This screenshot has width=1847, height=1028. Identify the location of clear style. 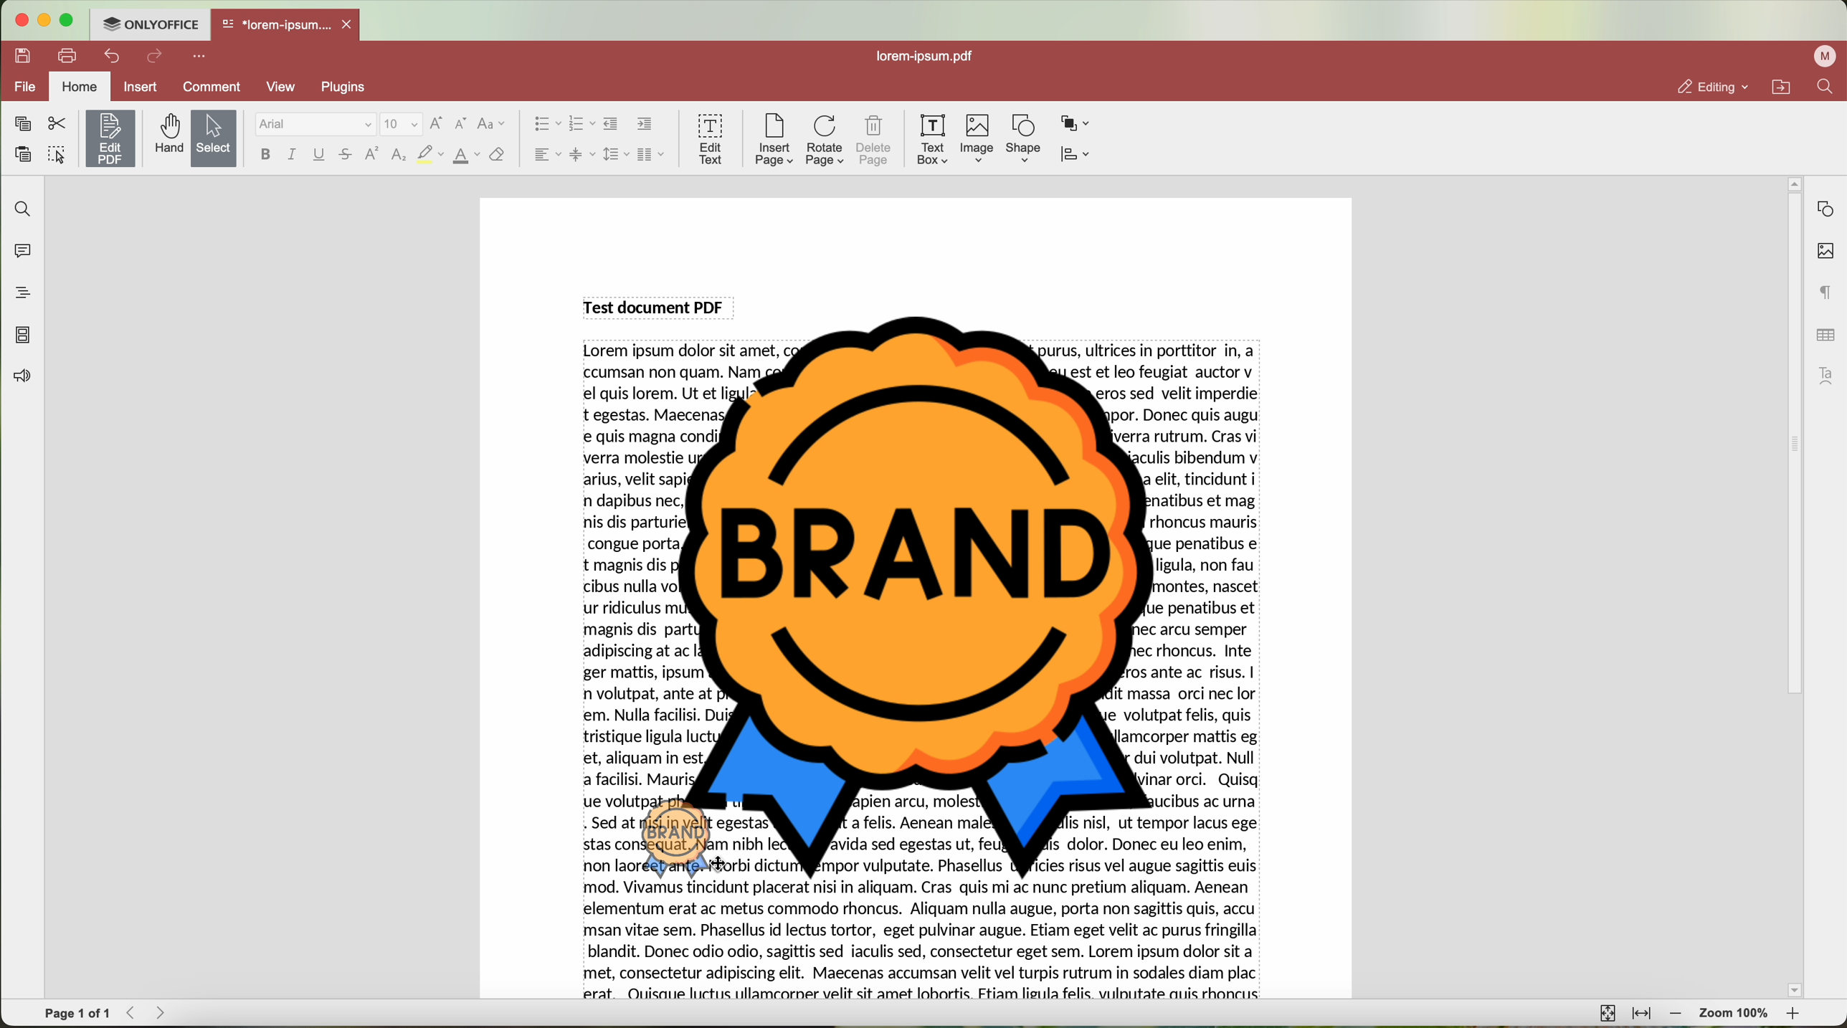
(498, 156).